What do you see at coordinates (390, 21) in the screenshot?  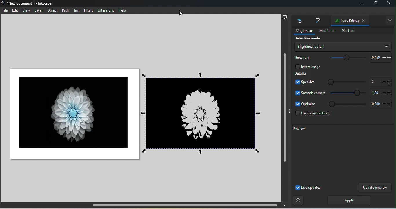 I see `Toggle display options` at bounding box center [390, 21].